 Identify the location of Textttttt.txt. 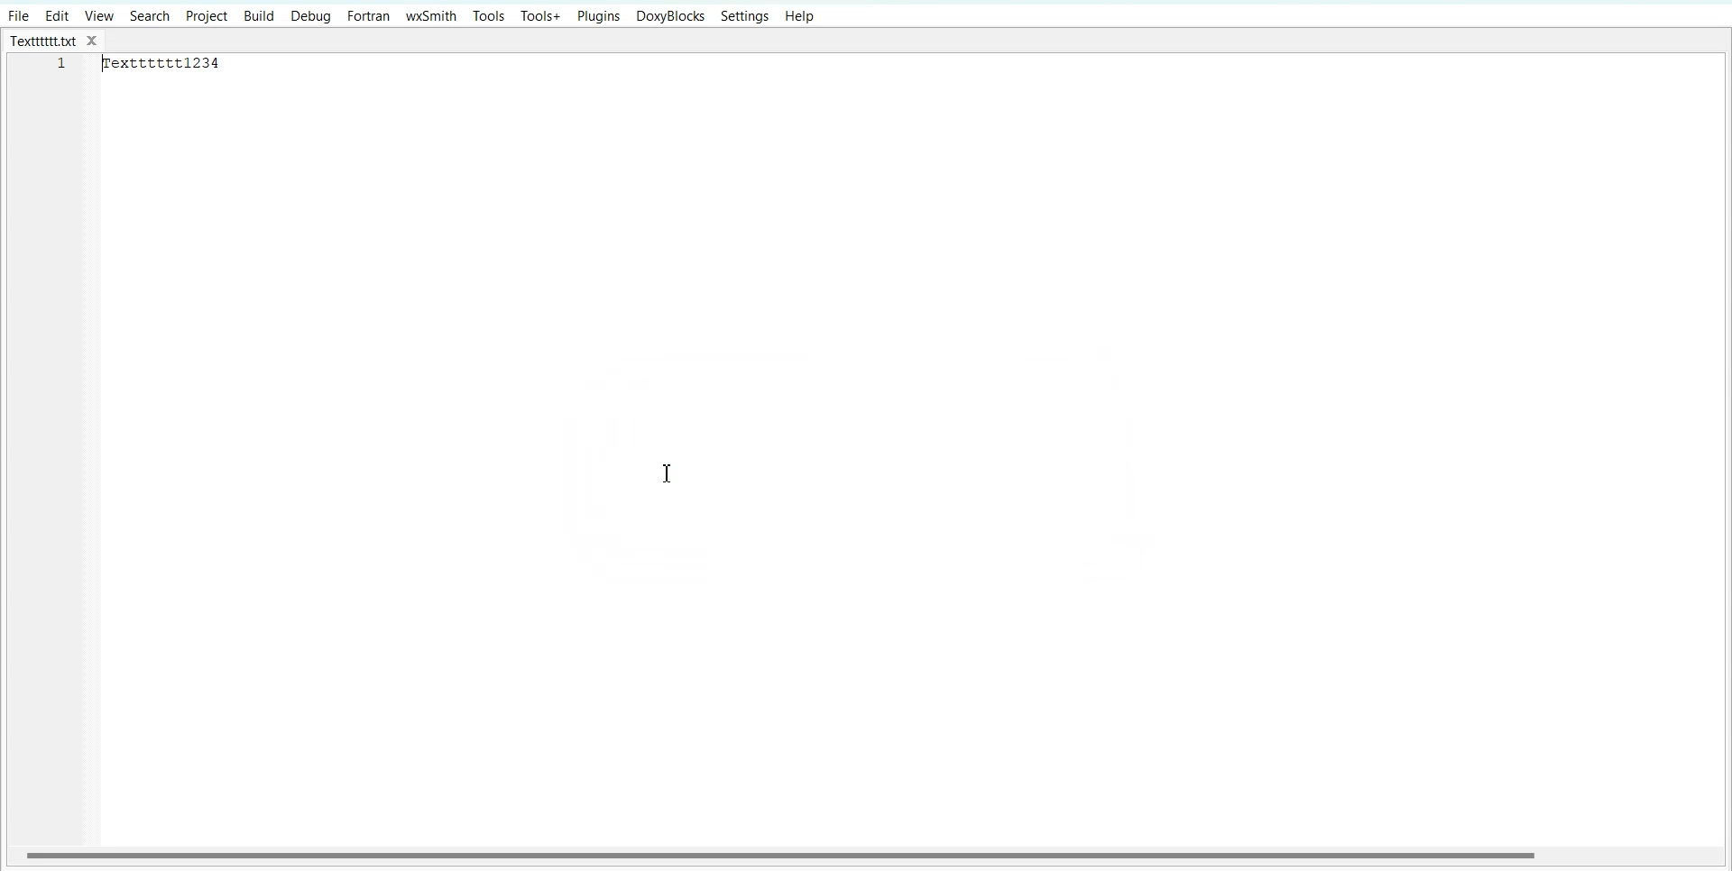
(43, 41).